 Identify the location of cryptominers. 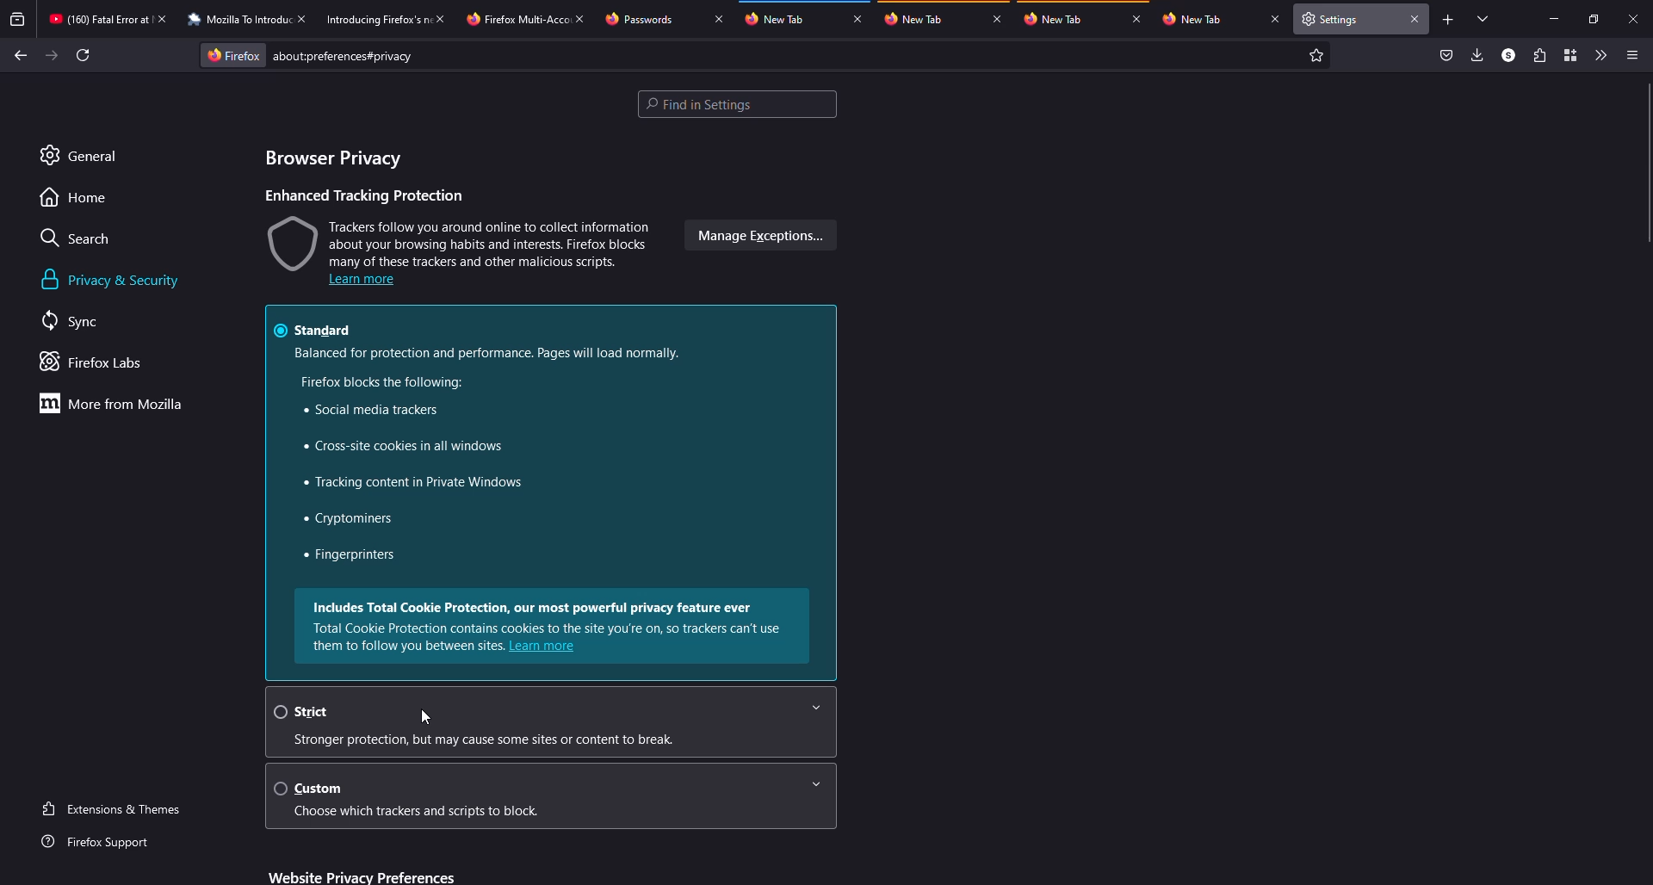
(350, 519).